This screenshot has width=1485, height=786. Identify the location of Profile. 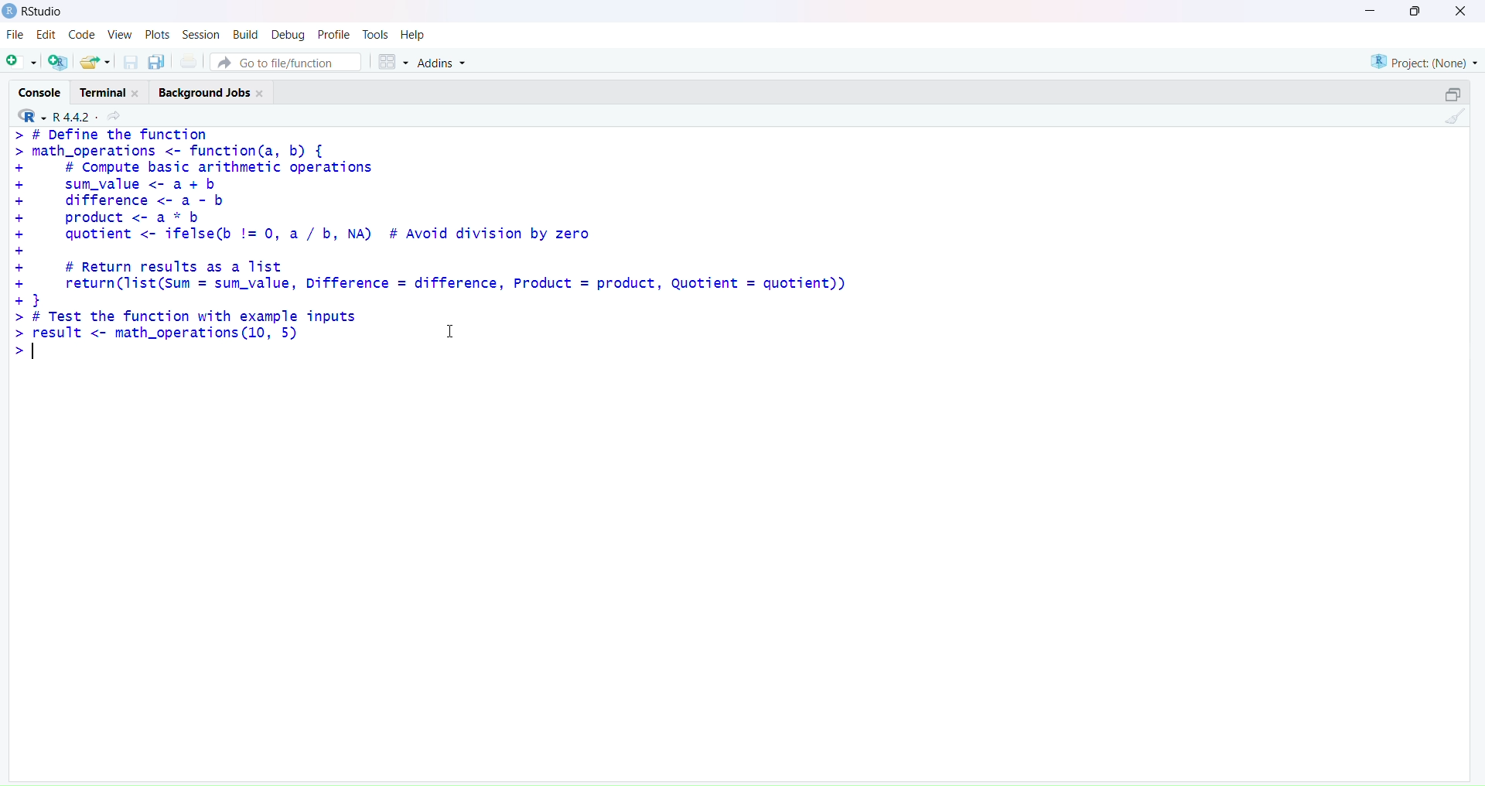
(333, 32).